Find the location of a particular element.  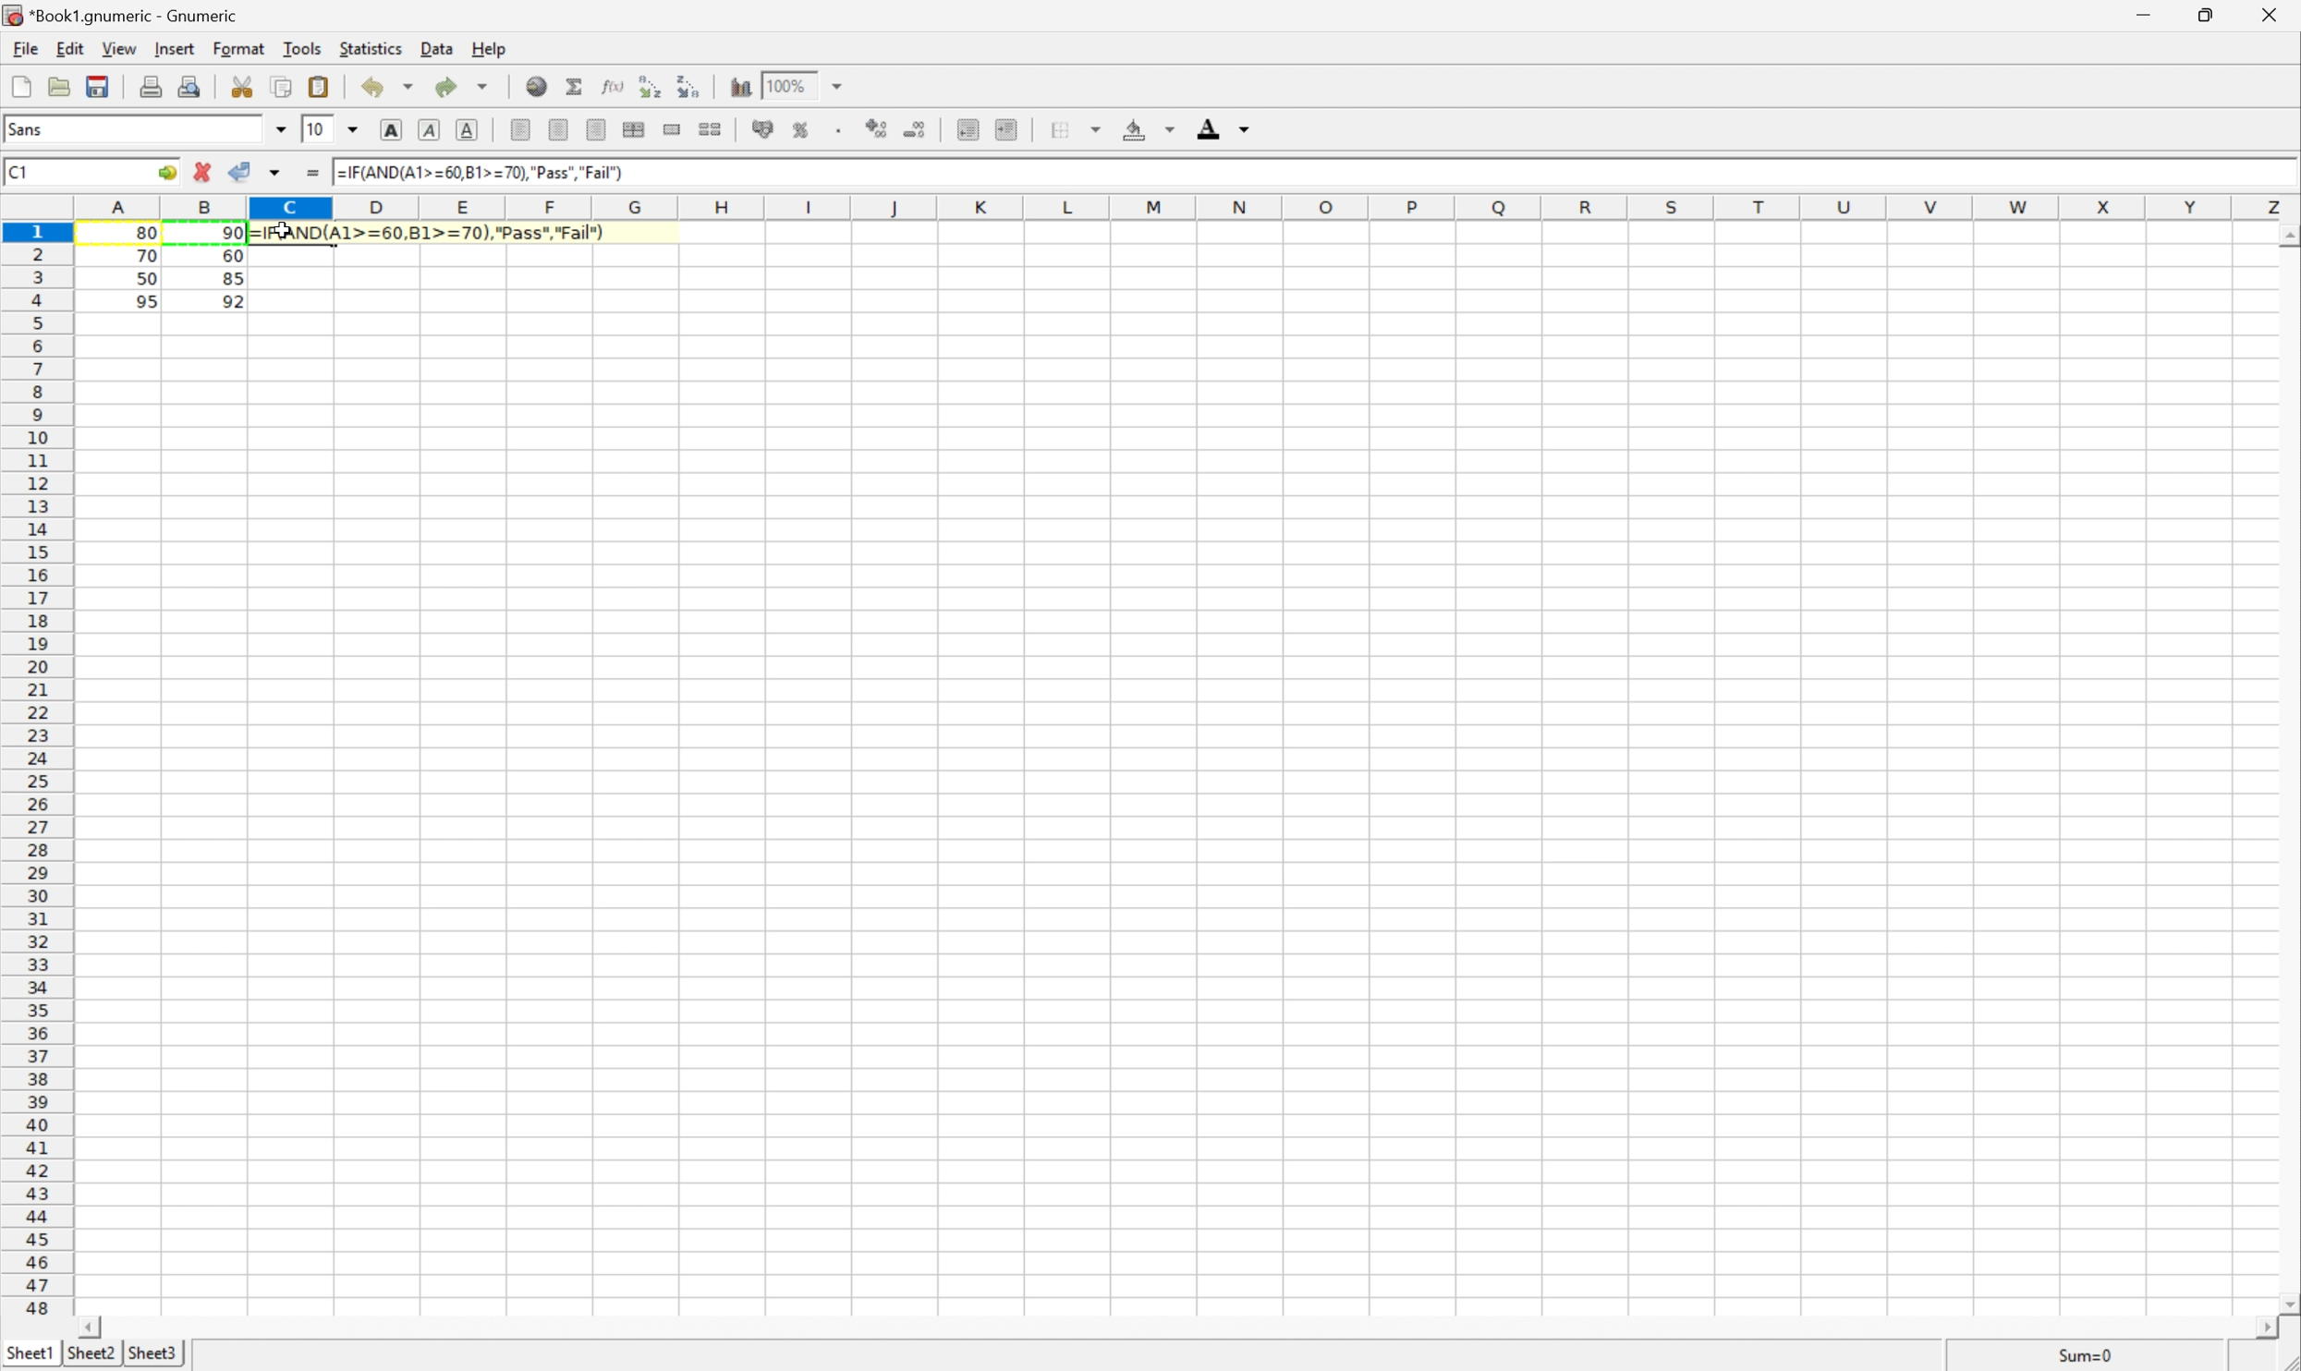

Align Right is located at coordinates (519, 130).